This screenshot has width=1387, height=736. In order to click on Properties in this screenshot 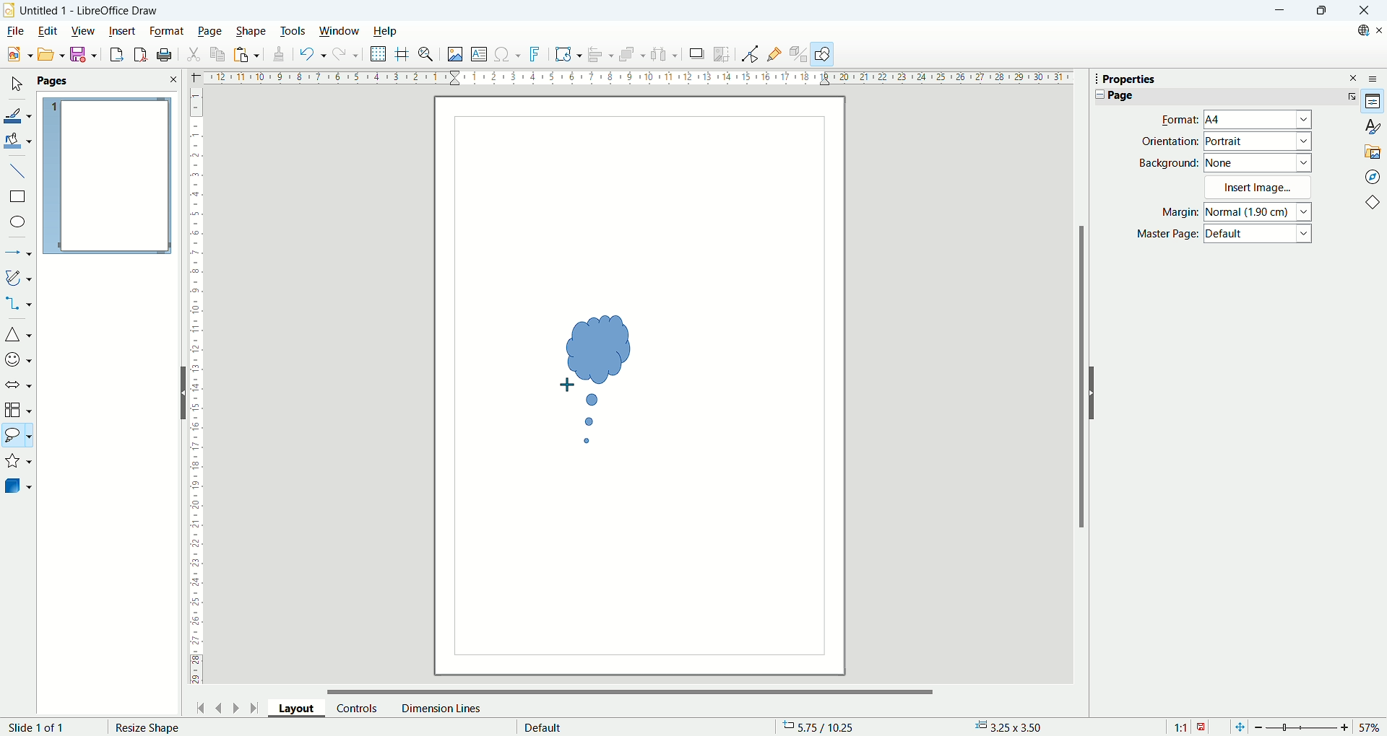, I will do `click(1129, 79)`.